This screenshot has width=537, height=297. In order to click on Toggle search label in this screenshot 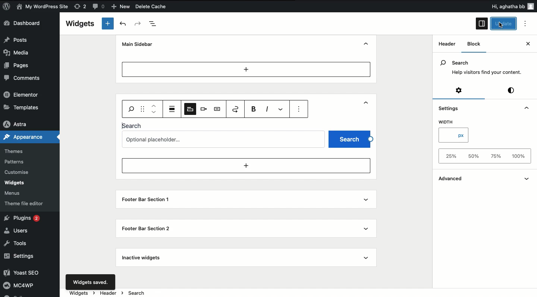, I will do `click(189, 109)`.